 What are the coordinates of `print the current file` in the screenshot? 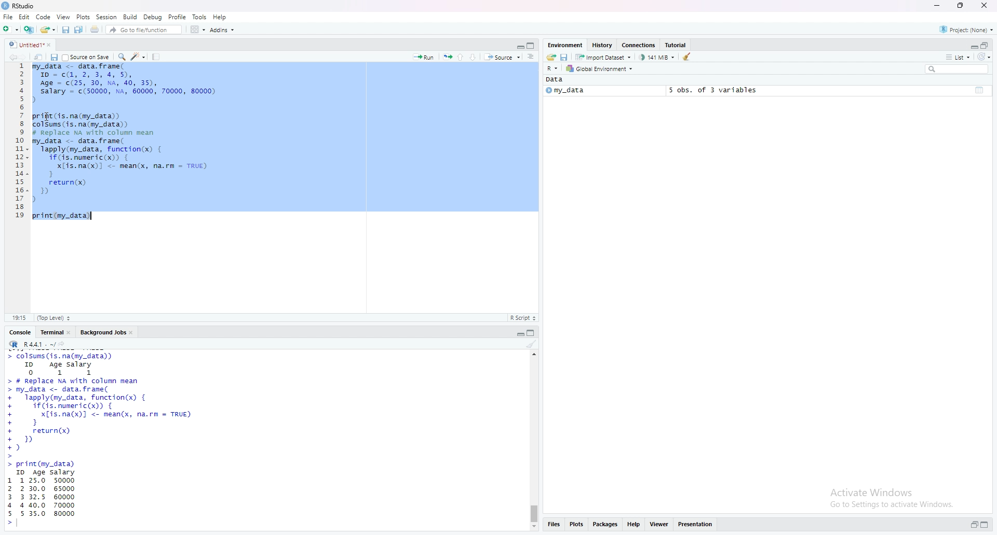 It's located at (95, 30).